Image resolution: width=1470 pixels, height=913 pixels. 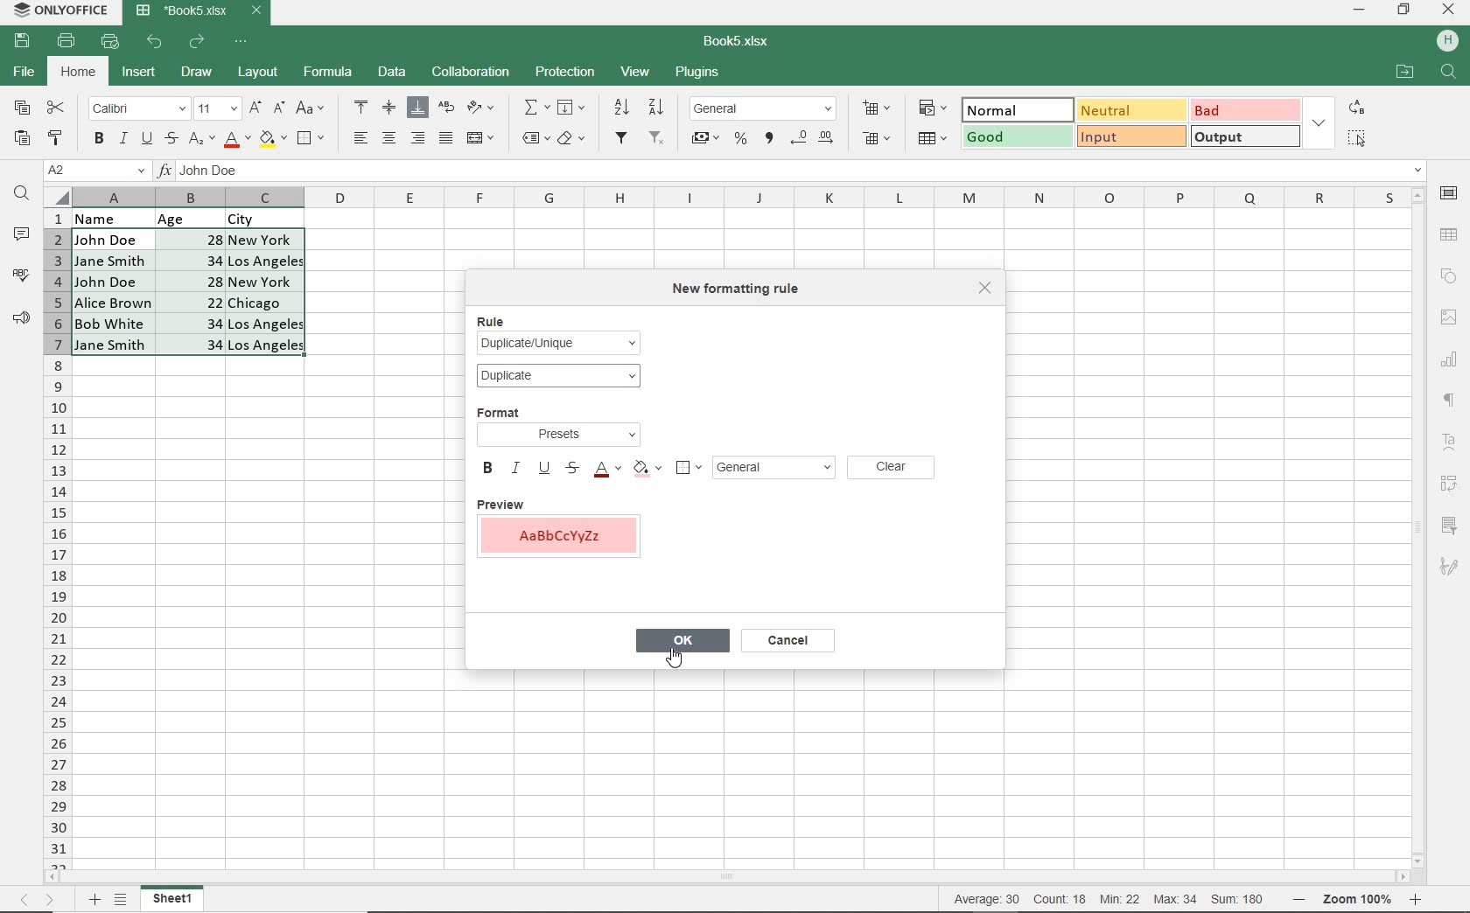 I want to click on CUSTOMIZE QUICK ACCESS TOOLBAR, so click(x=246, y=40).